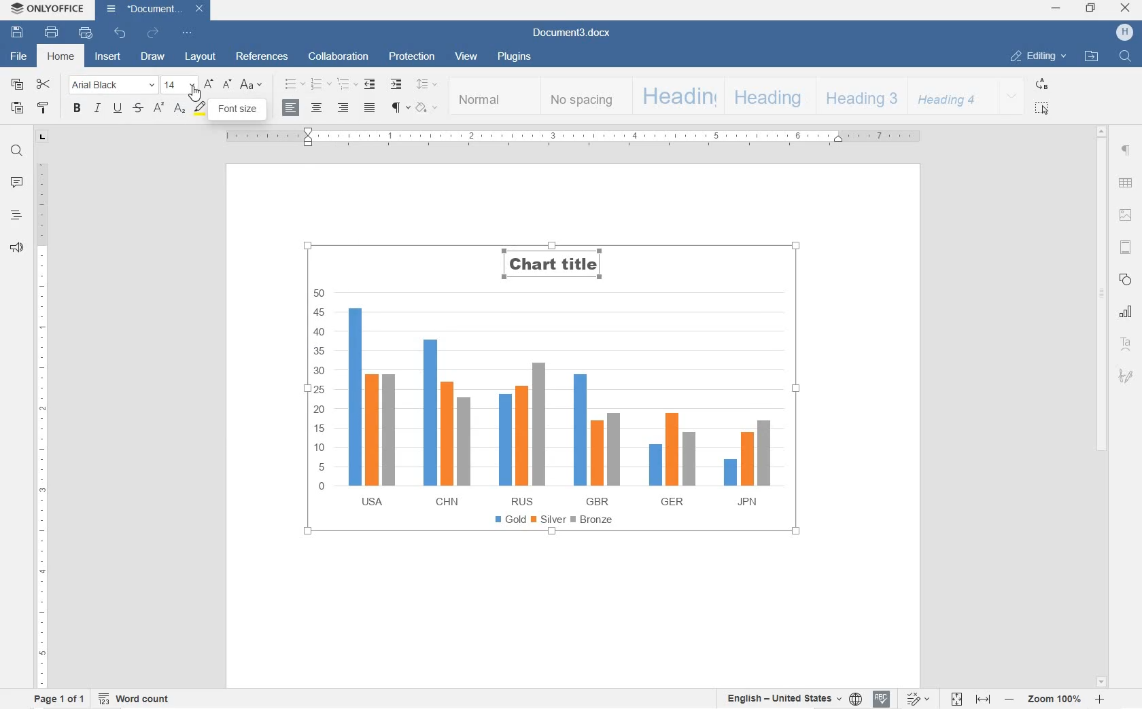 This screenshot has width=1142, height=709. Describe the element at coordinates (290, 109) in the screenshot. I see `ALIGN LEFT` at that location.